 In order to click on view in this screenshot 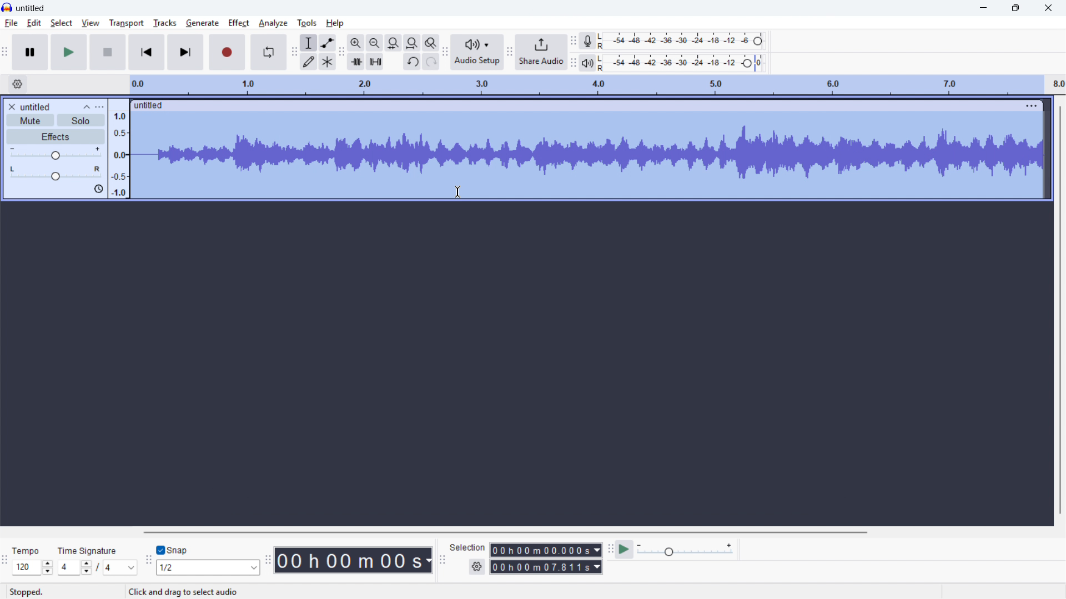, I will do `click(90, 23)`.